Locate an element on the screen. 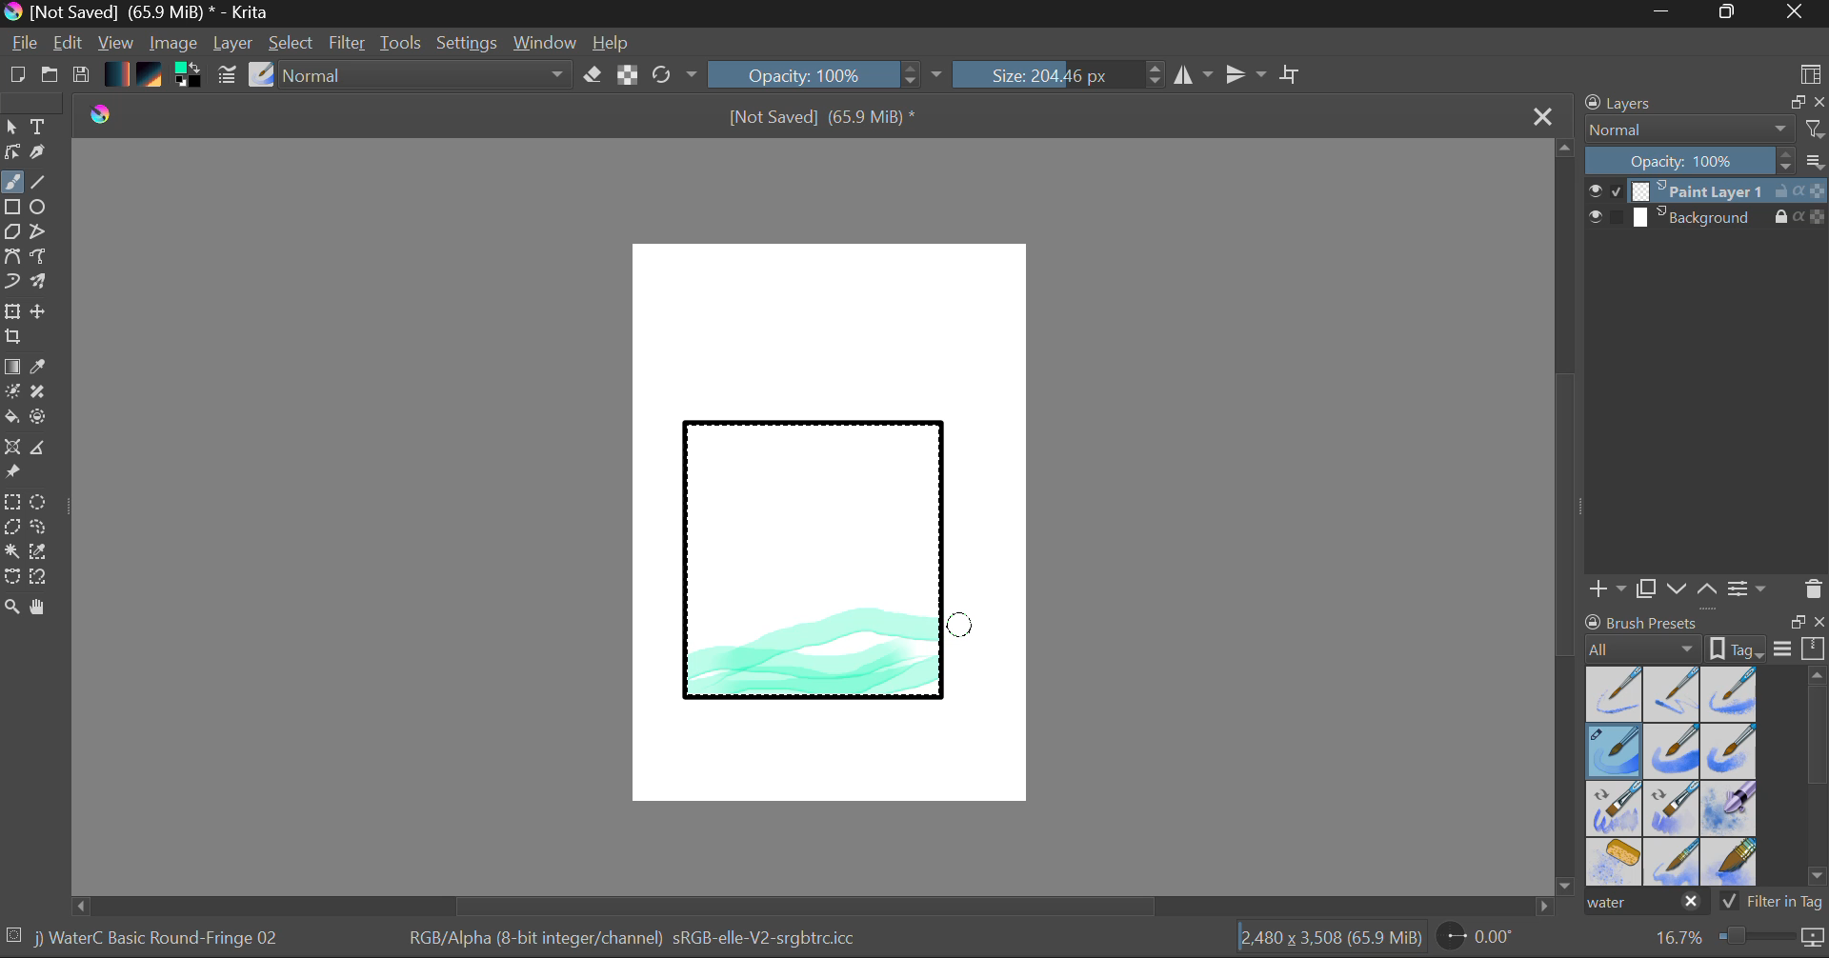 This screenshot has height=958, width=1829. Delete Layer is located at coordinates (1814, 589).